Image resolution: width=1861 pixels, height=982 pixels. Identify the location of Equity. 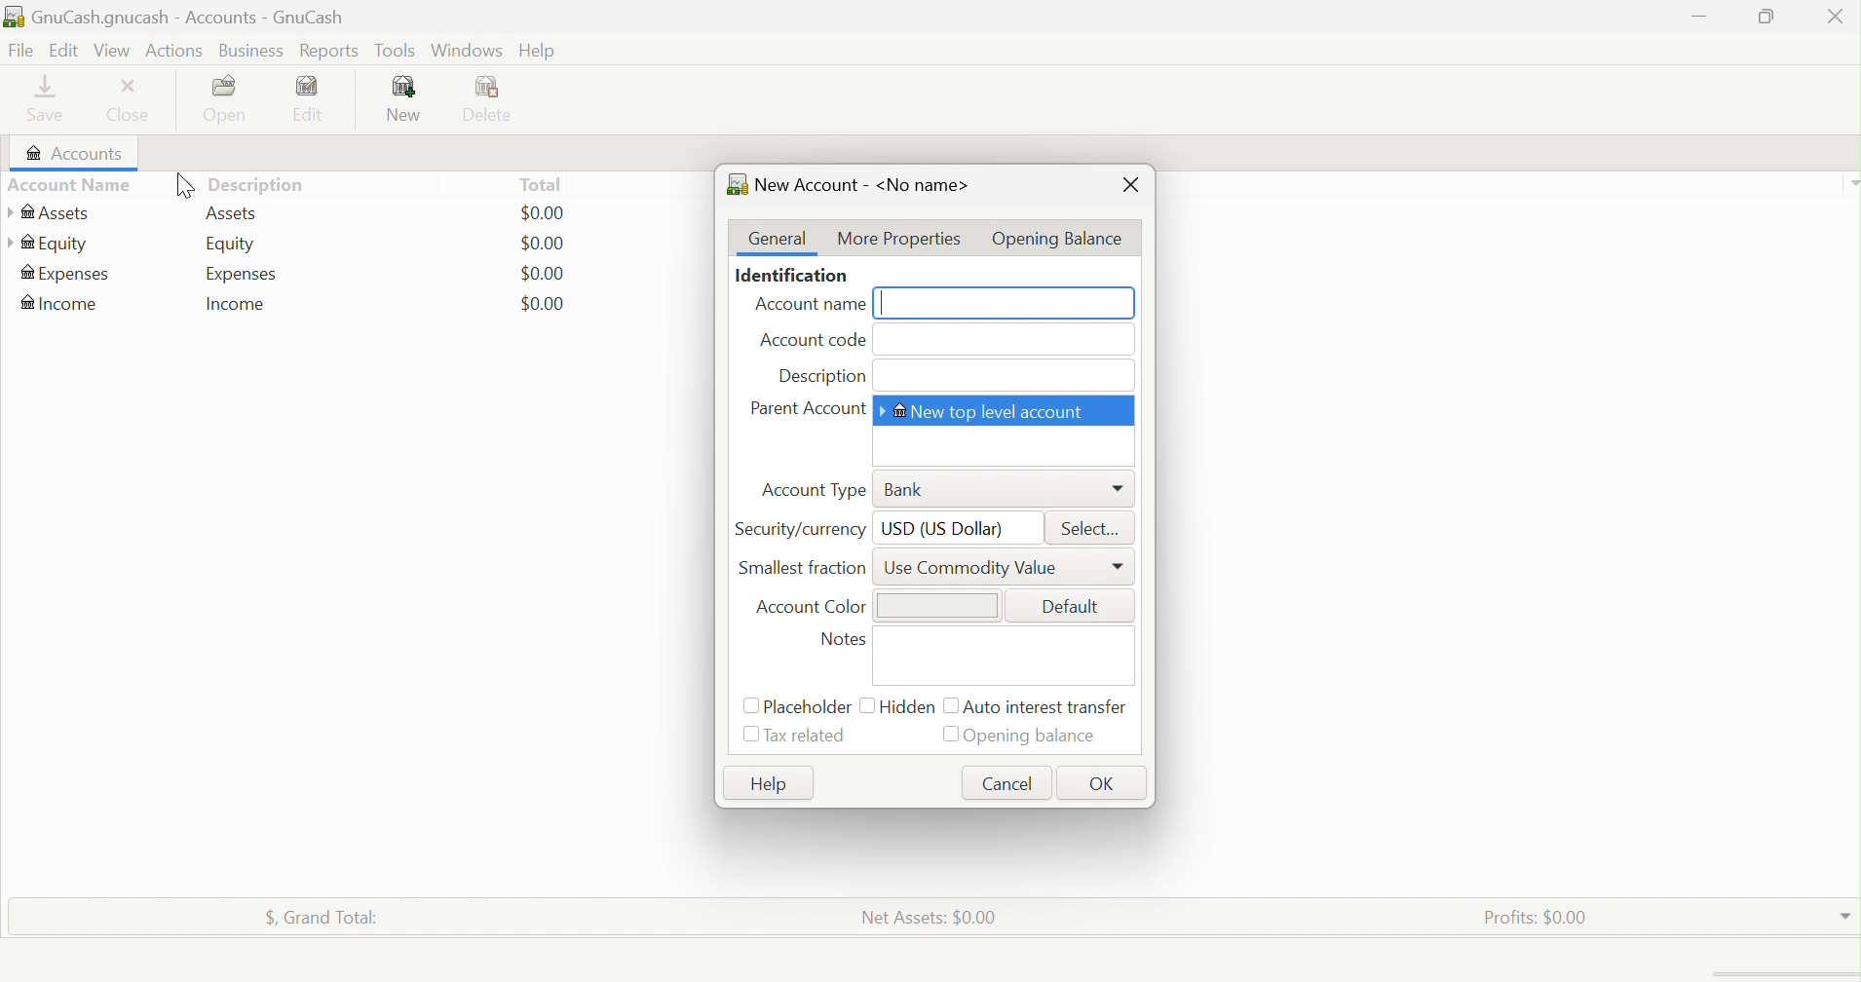
(230, 245).